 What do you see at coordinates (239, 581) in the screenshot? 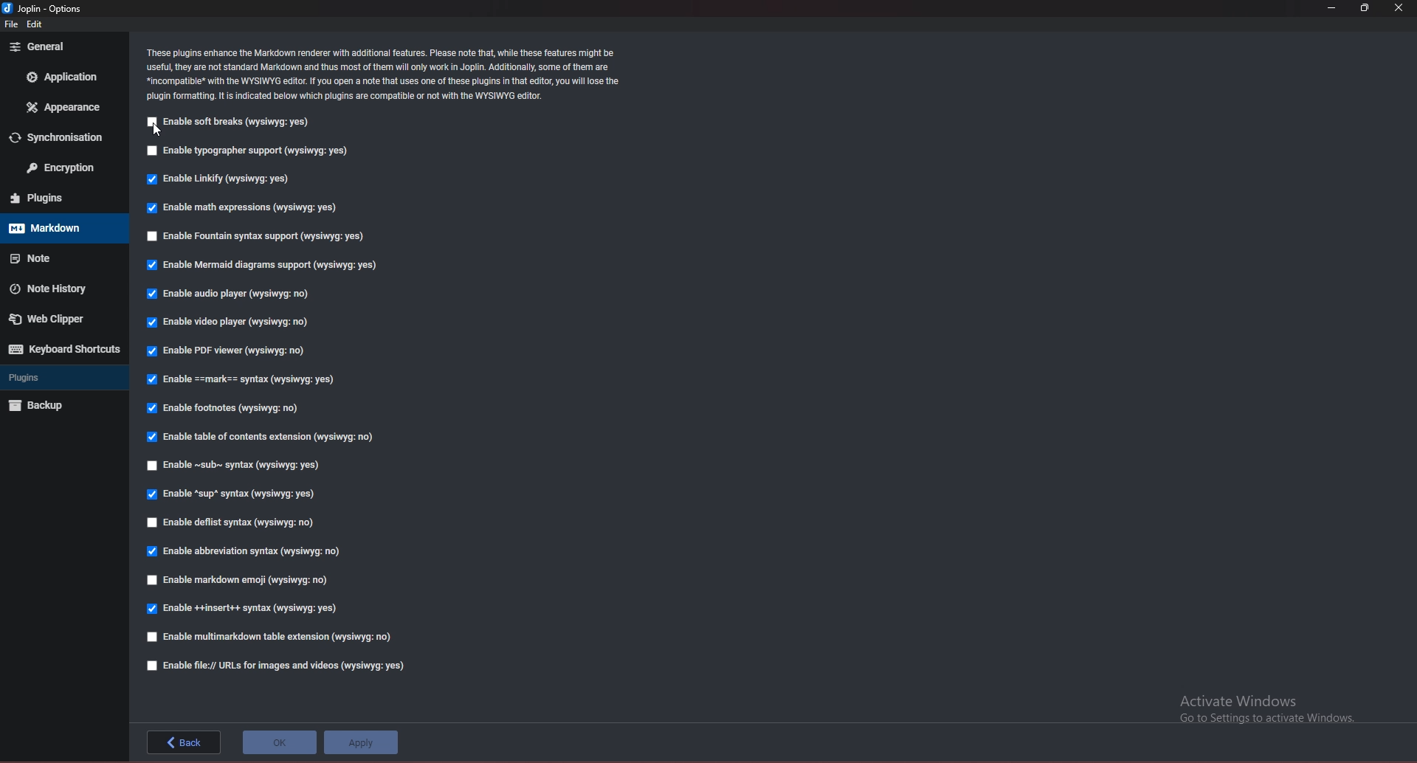
I see `enable markdown emoji` at bounding box center [239, 581].